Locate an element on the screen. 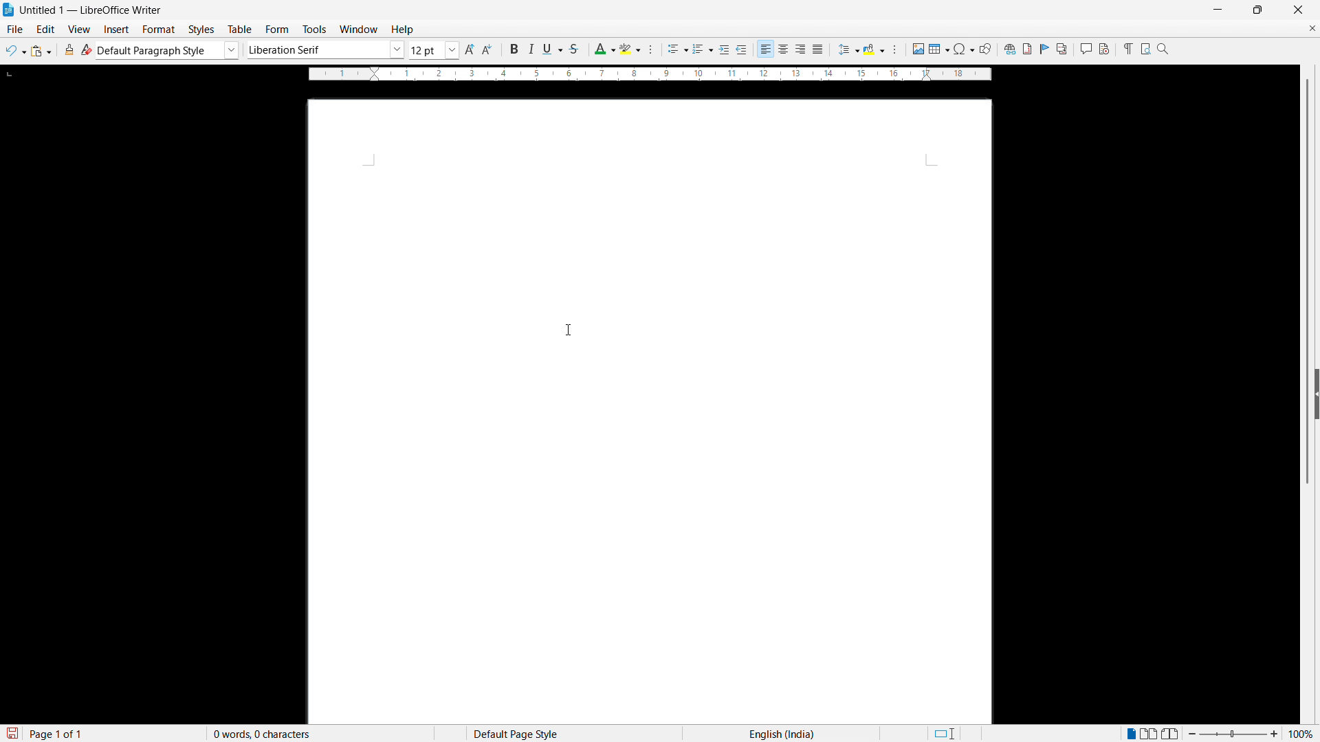   Cursor  is located at coordinates (570, 331).